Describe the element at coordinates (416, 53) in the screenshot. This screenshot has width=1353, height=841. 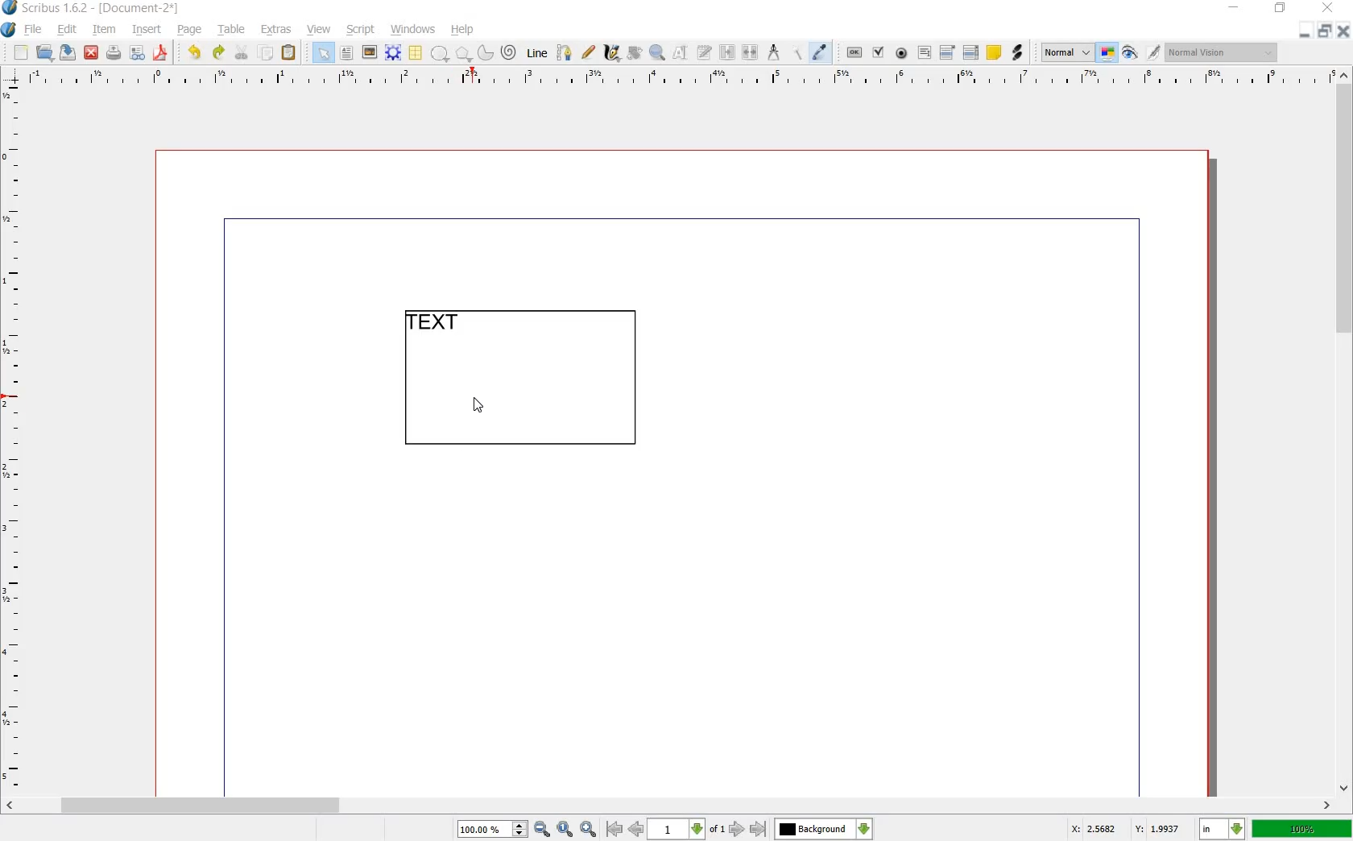
I see `table` at that location.